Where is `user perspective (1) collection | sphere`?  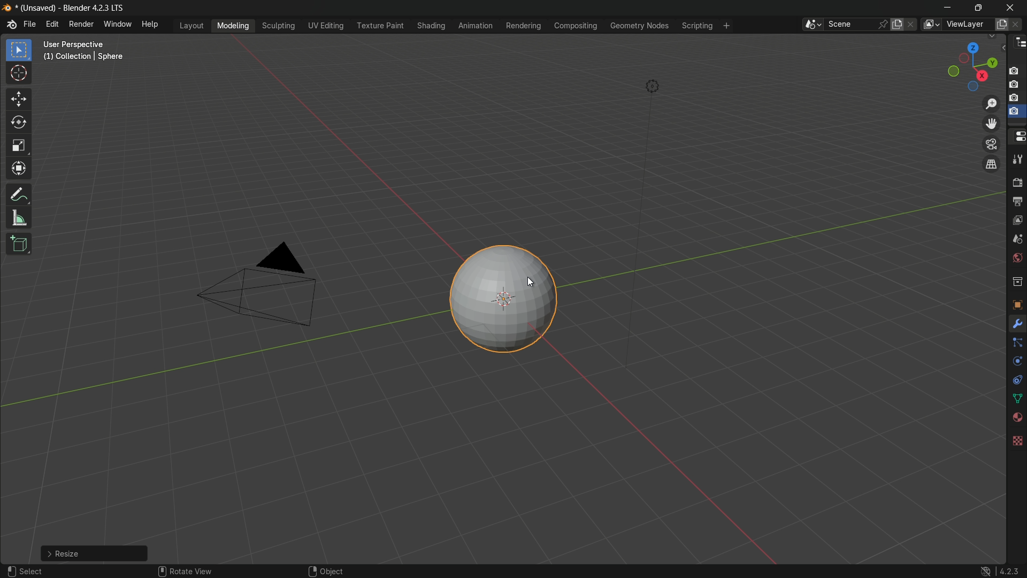 user perspective (1) collection | sphere is located at coordinates (86, 50).